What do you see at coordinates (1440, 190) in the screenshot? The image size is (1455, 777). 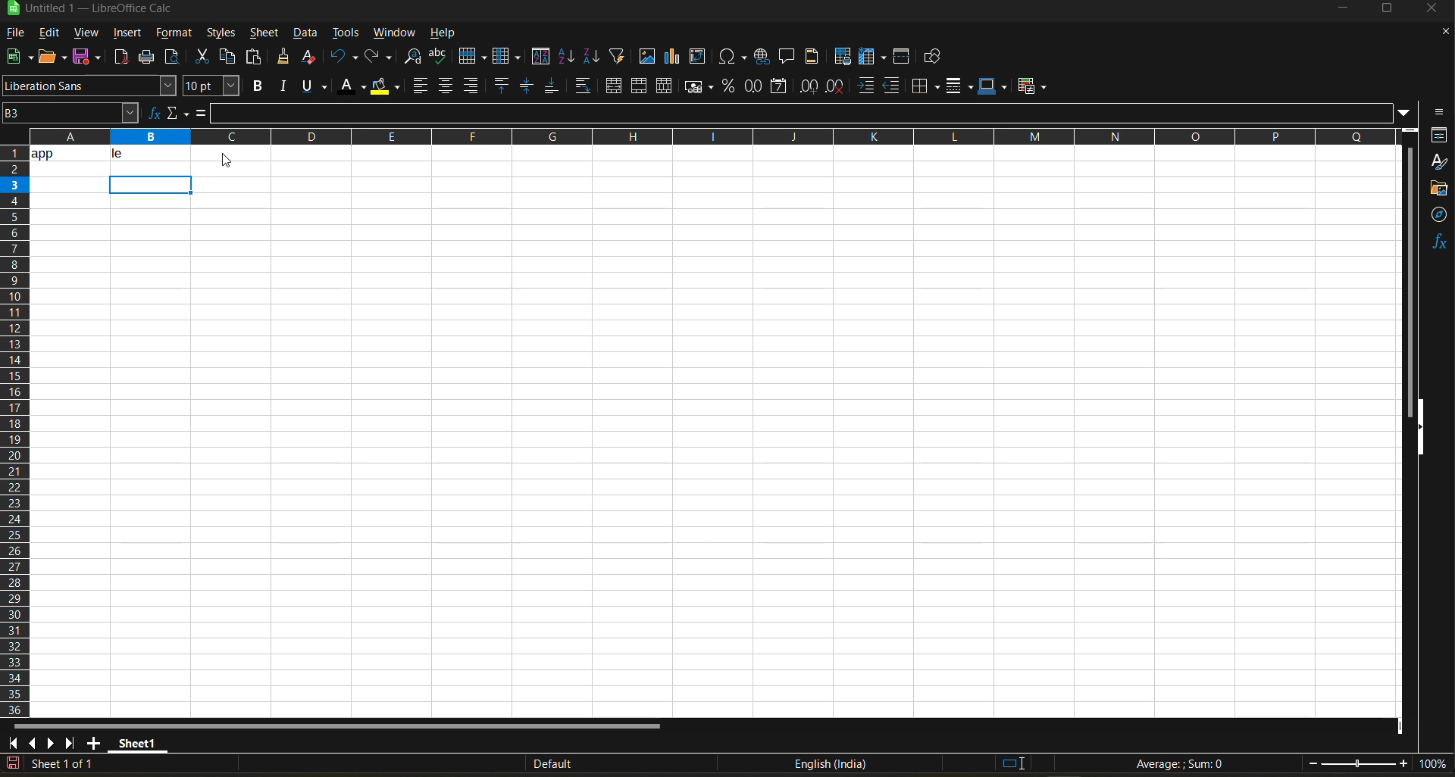 I see `gallery` at bounding box center [1440, 190].